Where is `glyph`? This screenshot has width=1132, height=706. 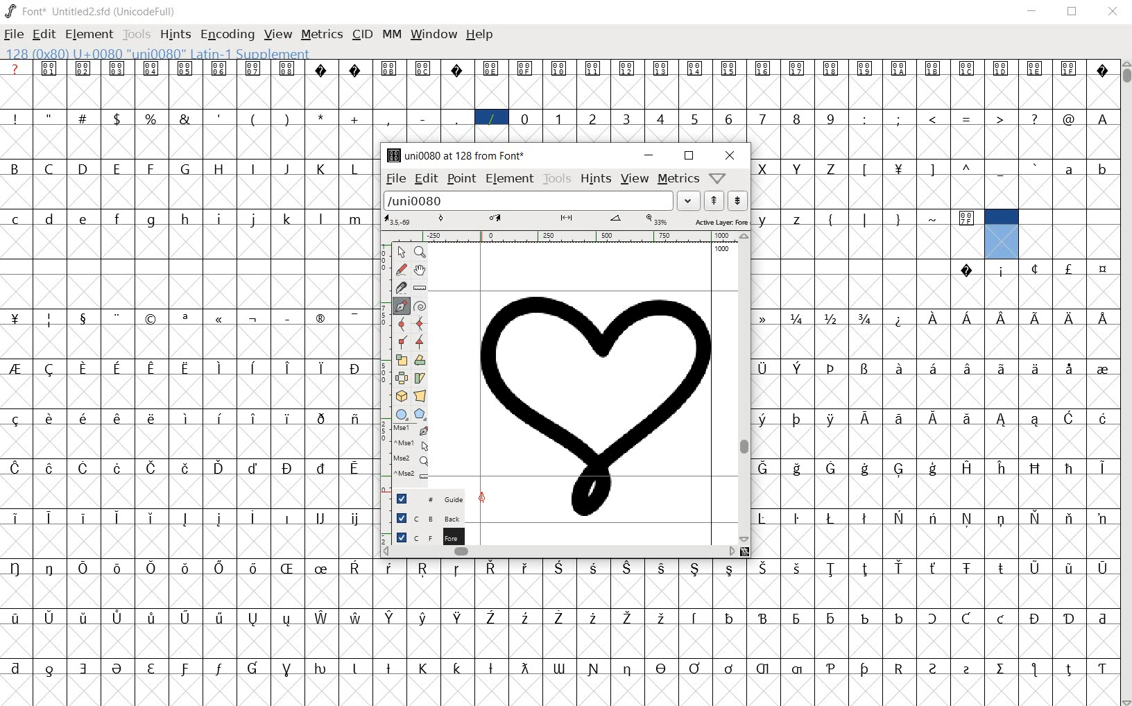 glyph is located at coordinates (559, 119).